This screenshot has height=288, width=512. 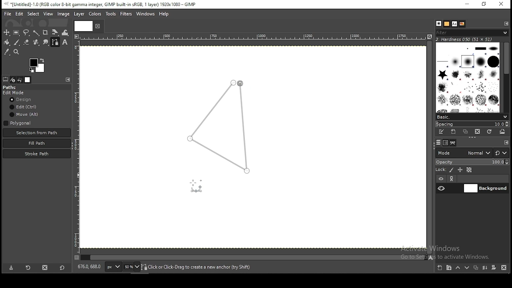 I want to click on create a new layer, so click(x=440, y=268).